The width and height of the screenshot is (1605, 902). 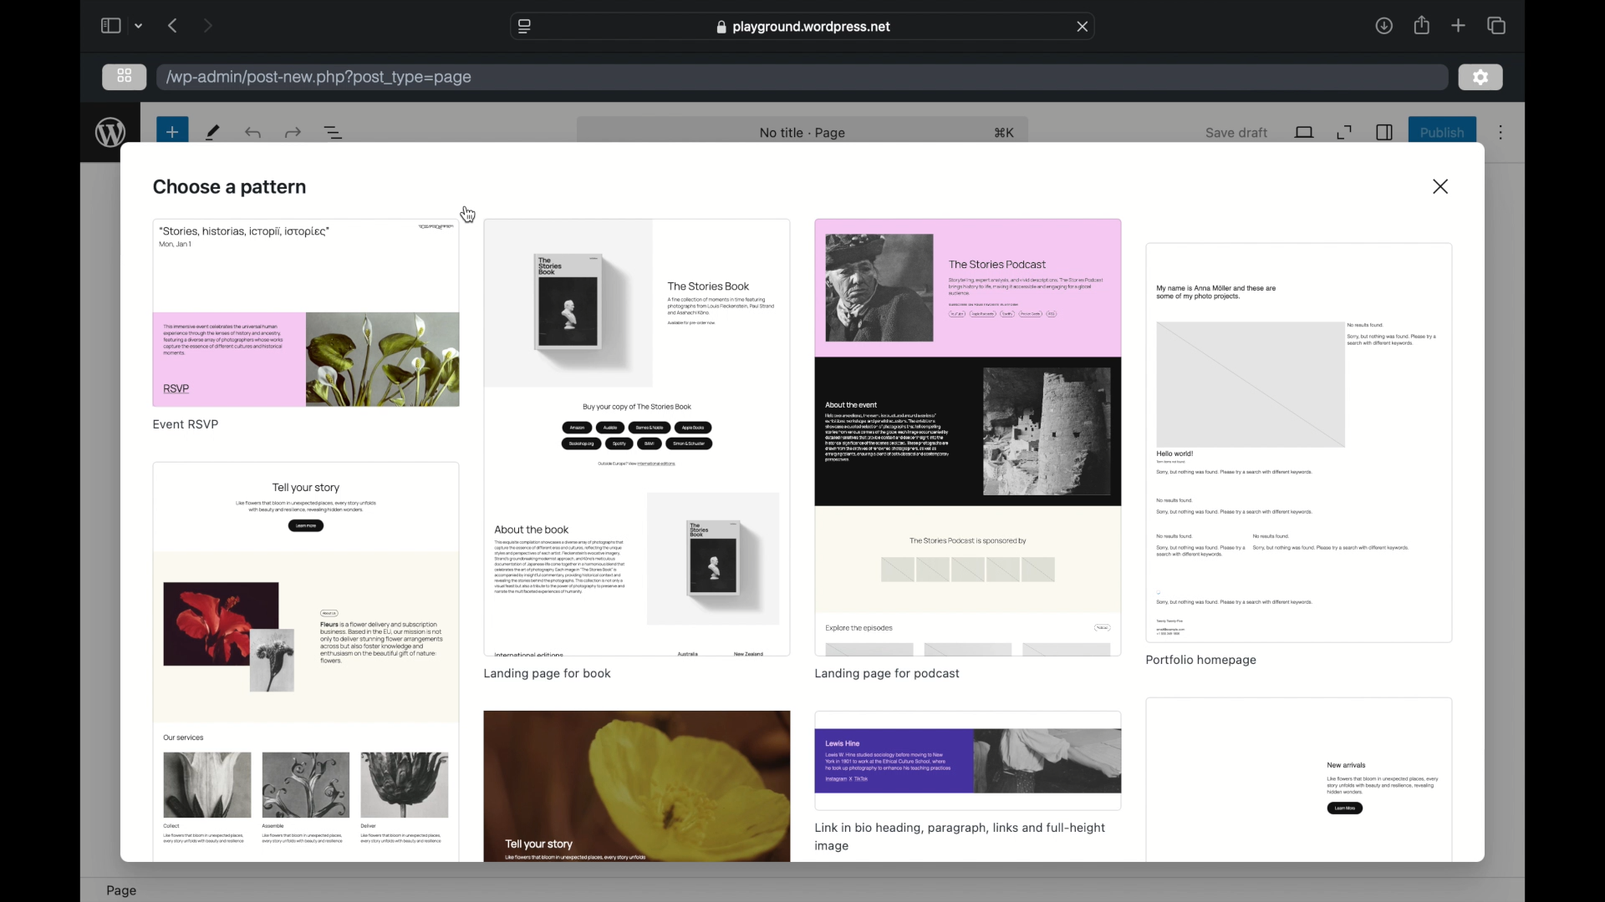 What do you see at coordinates (1423, 25) in the screenshot?
I see `share` at bounding box center [1423, 25].